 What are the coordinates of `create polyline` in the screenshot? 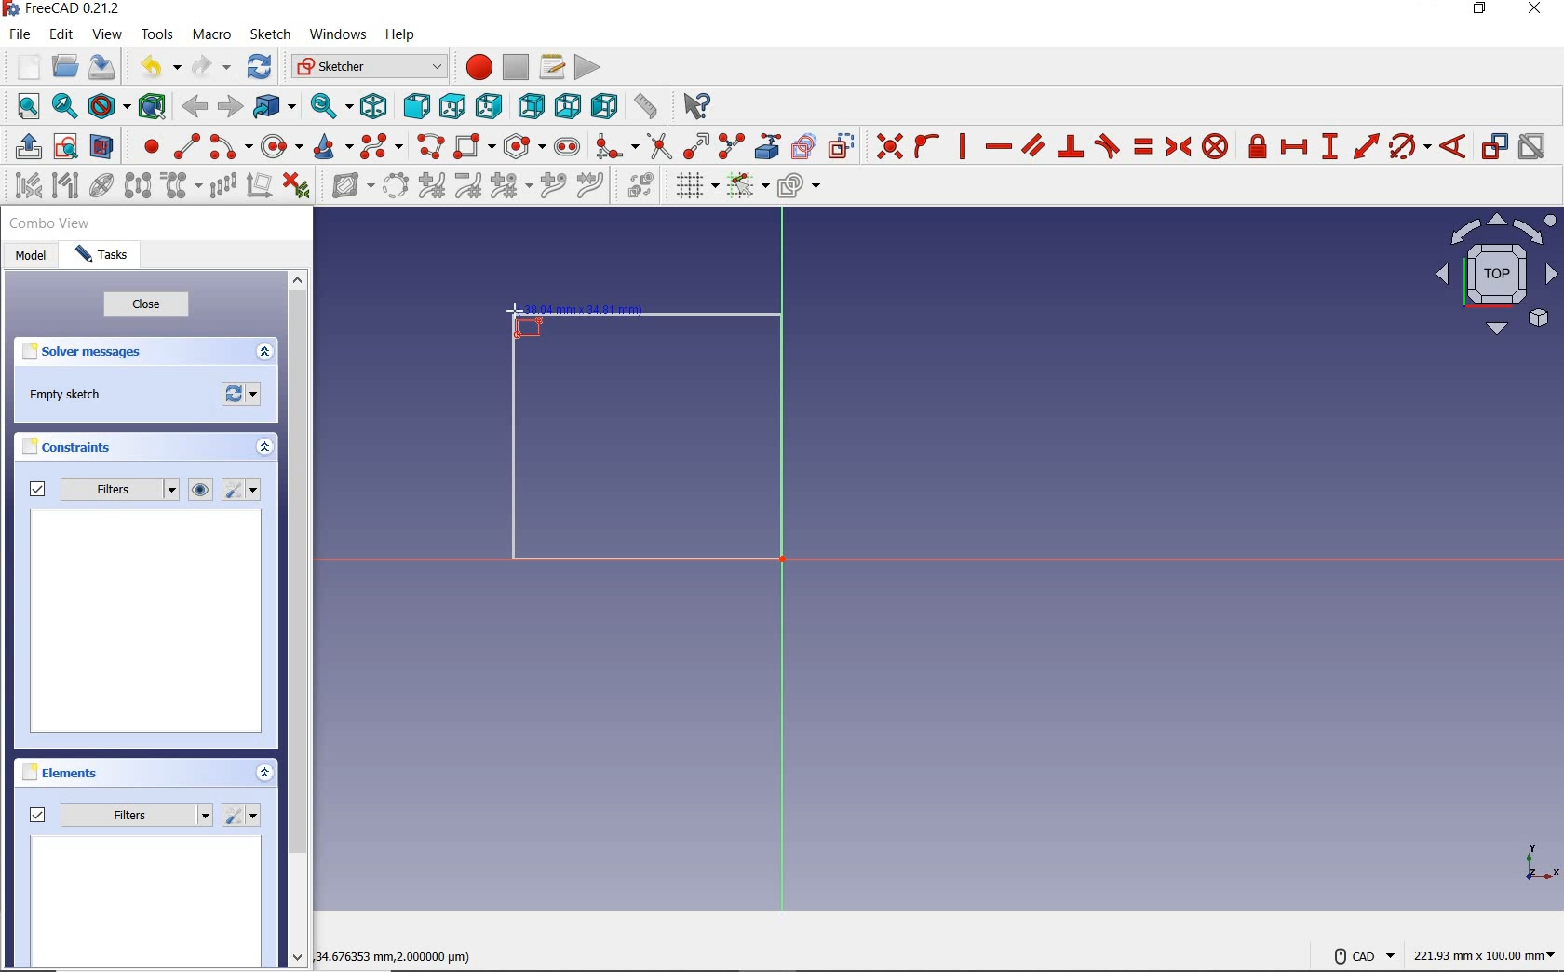 It's located at (431, 148).